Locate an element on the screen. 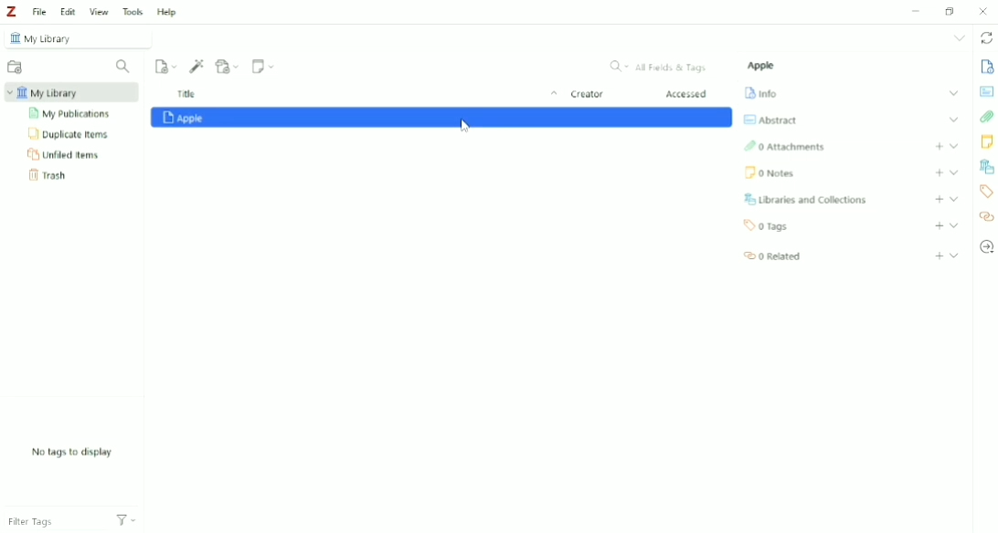 The height and width of the screenshot is (533, 998). My Publications is located at coordinates (72, 114).